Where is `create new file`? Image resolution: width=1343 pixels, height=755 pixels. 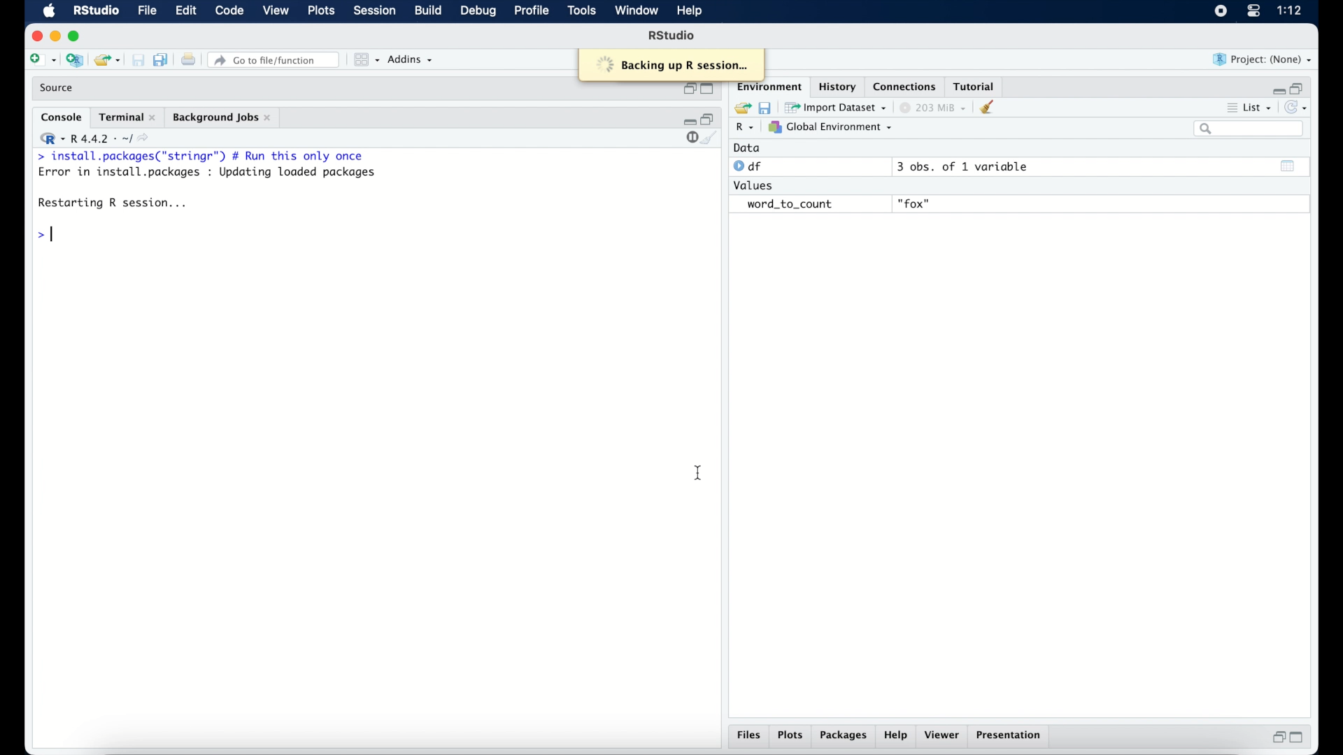 create new file is located at coordinates (42, 61).